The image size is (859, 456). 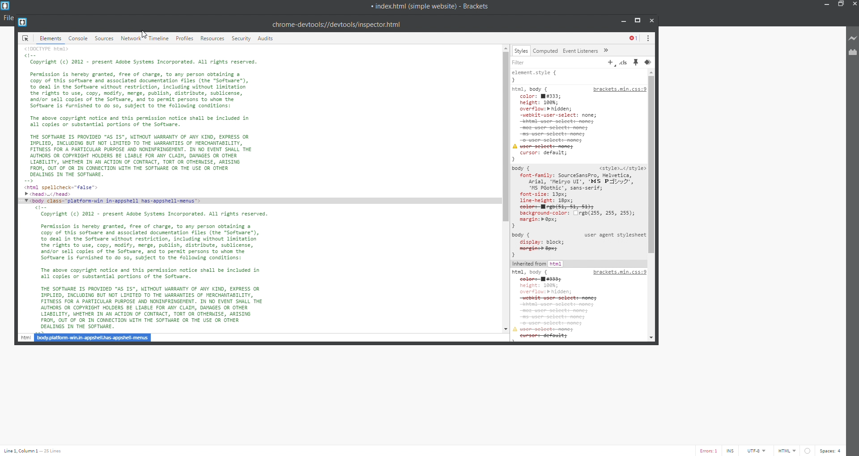 What do you see at coordinates (647, 62) in the screenshot?
I see `icon` at bounding box center [647, 62].